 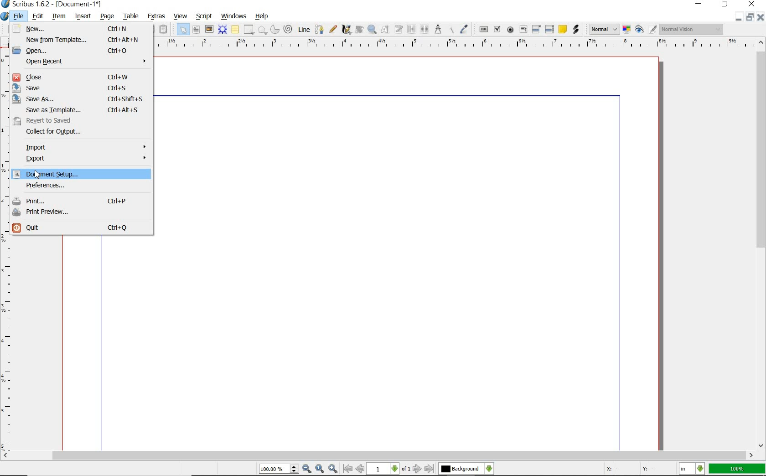 I want to click on arc, so click(x=275, y=29).